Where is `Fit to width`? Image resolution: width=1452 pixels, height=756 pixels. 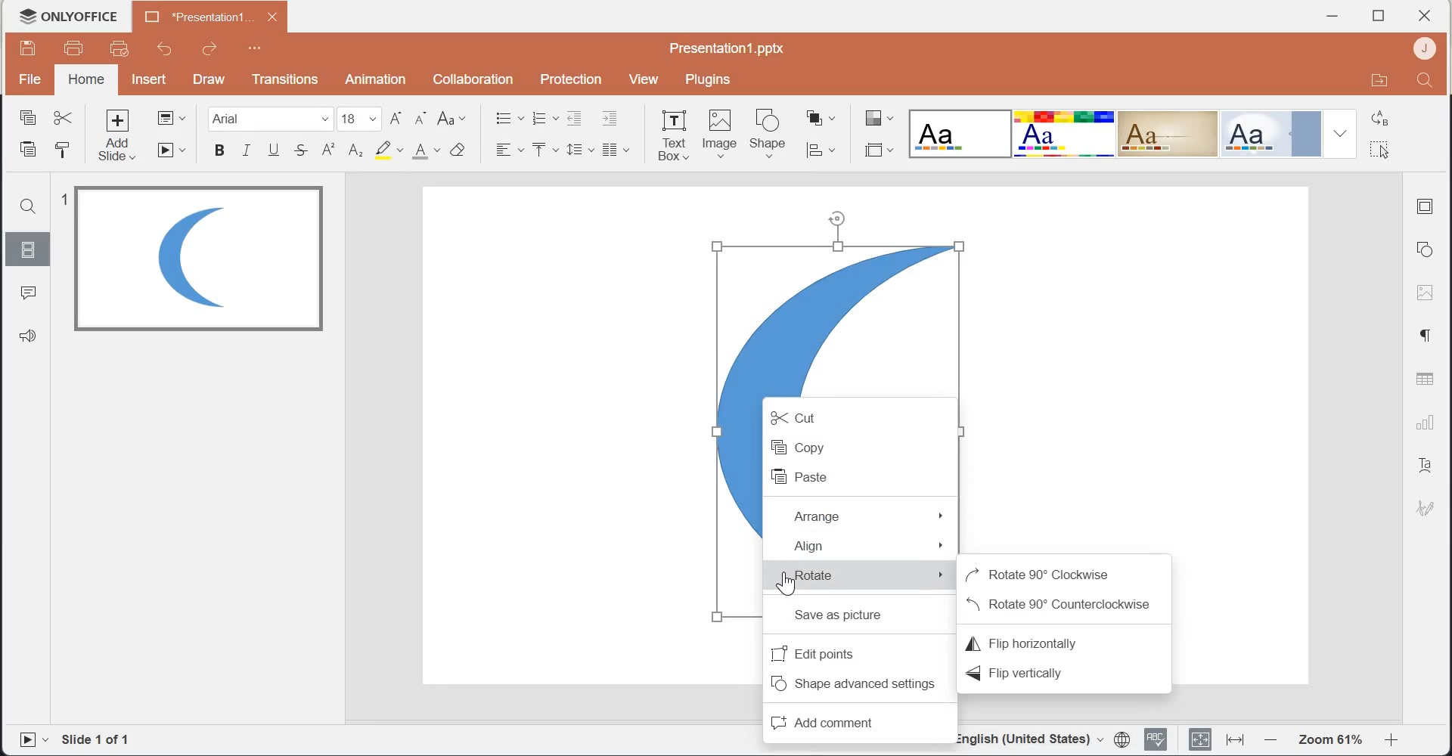 Fit to width is located at coordinates (1234, 741).